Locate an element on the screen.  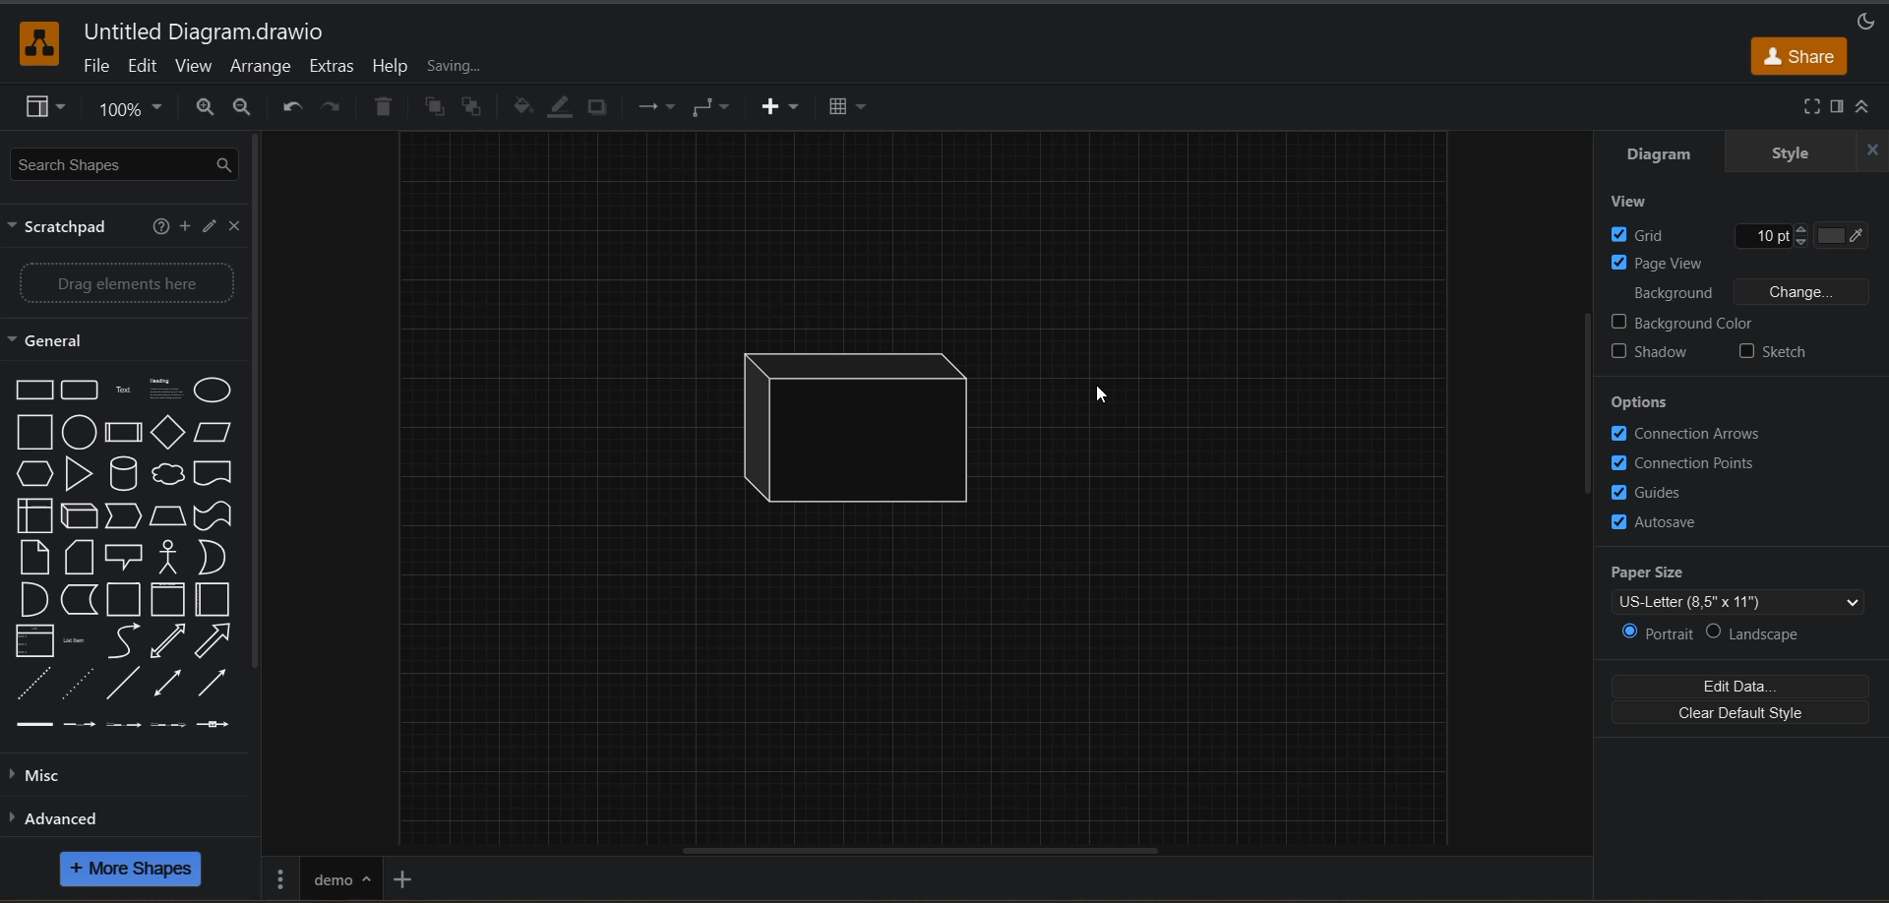
shadow is located at coordinates (1657, 350).